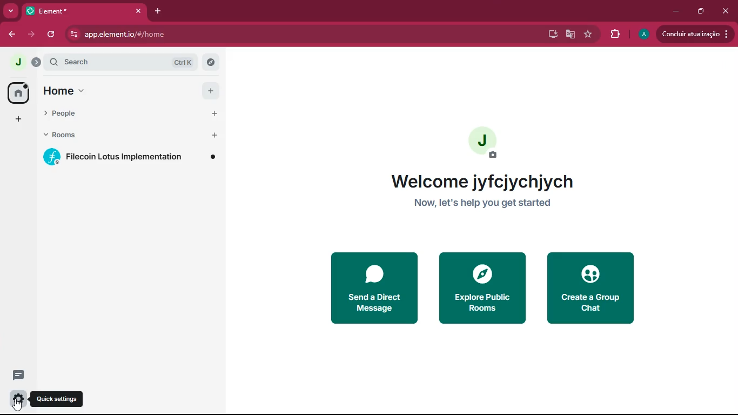  What do you see at coordinates (485, 181) in the screenshot?
I see `welcome jyfcjychjych` at bounding box center [485, 181].